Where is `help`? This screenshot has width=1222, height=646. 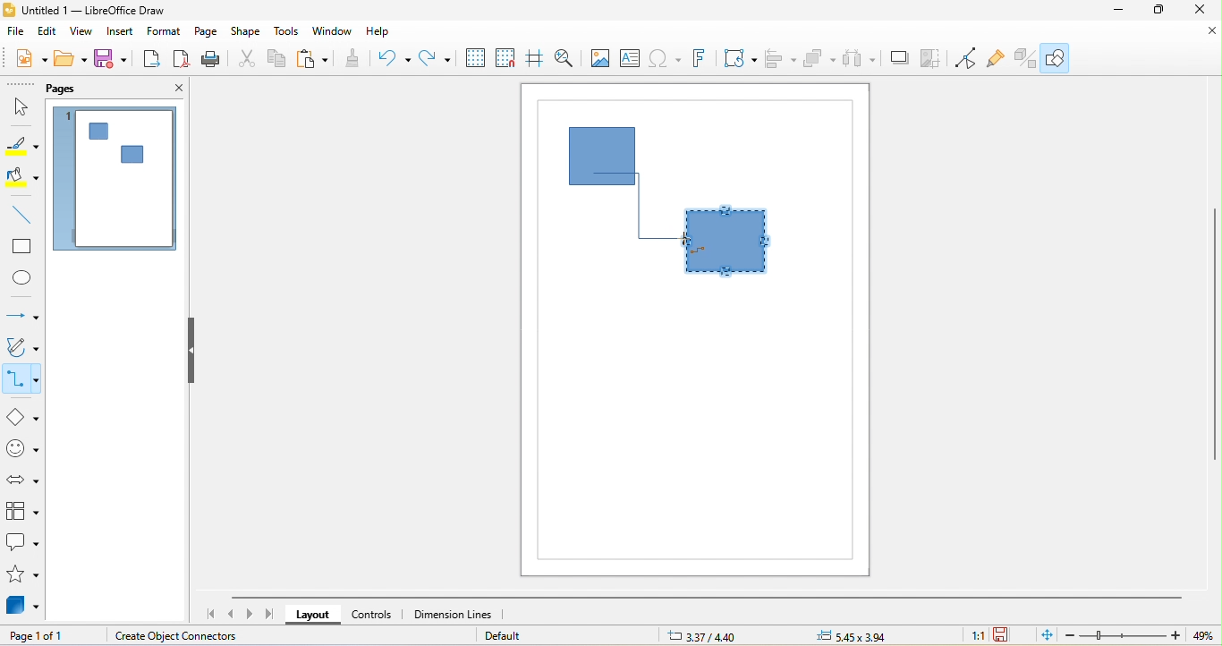
help is located at coordinates (380, 32).